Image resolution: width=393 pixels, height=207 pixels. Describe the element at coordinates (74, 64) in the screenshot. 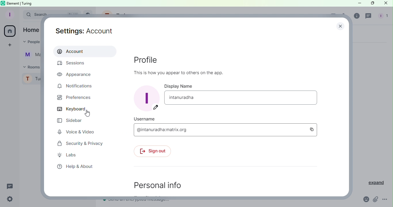

I see `Sessions` at that location.